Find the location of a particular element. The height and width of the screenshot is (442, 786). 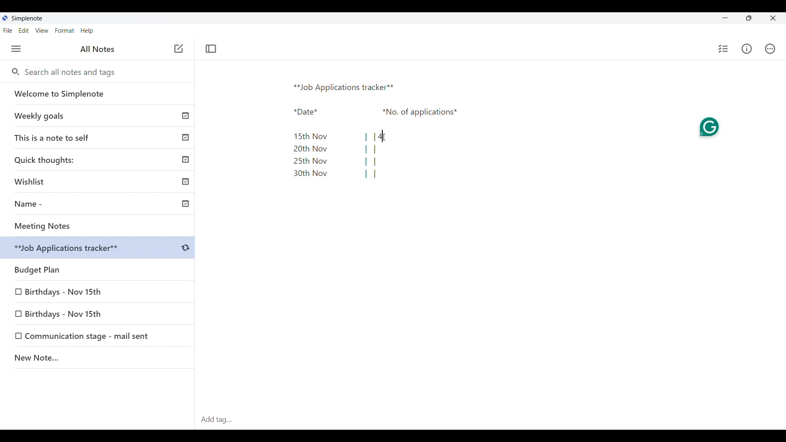

Name  is located at coordinates (101, 205).